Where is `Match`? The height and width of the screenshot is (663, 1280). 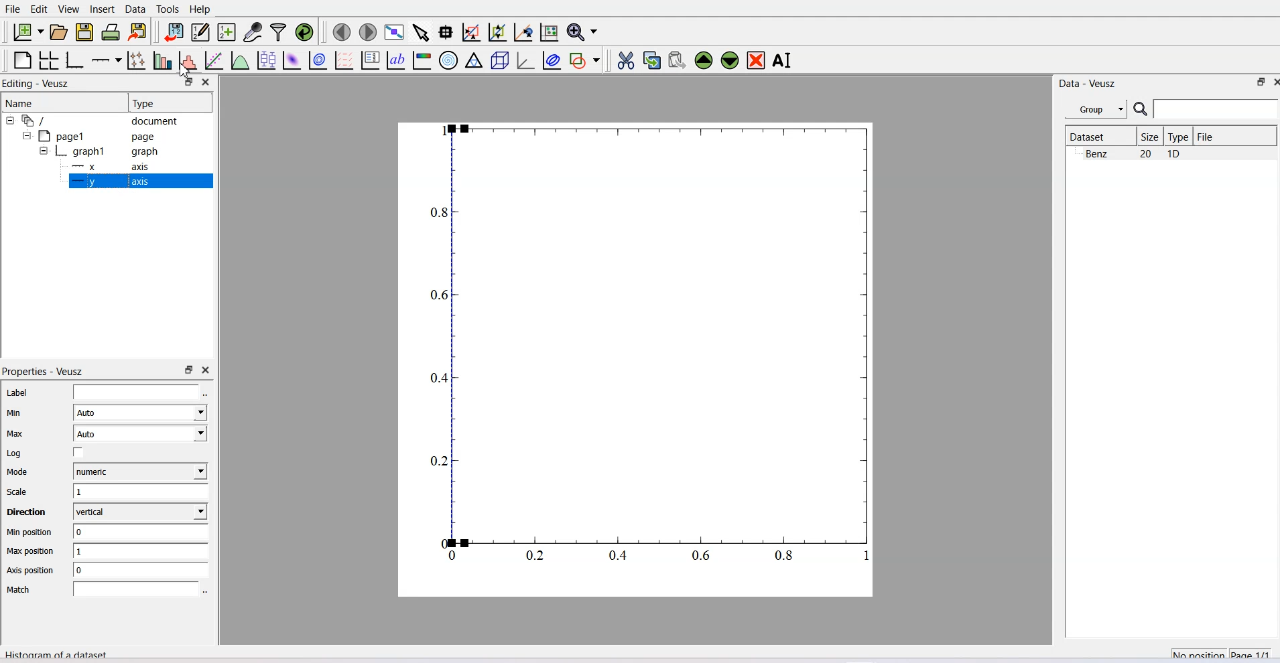
Match is located at coordinates (105, 589).